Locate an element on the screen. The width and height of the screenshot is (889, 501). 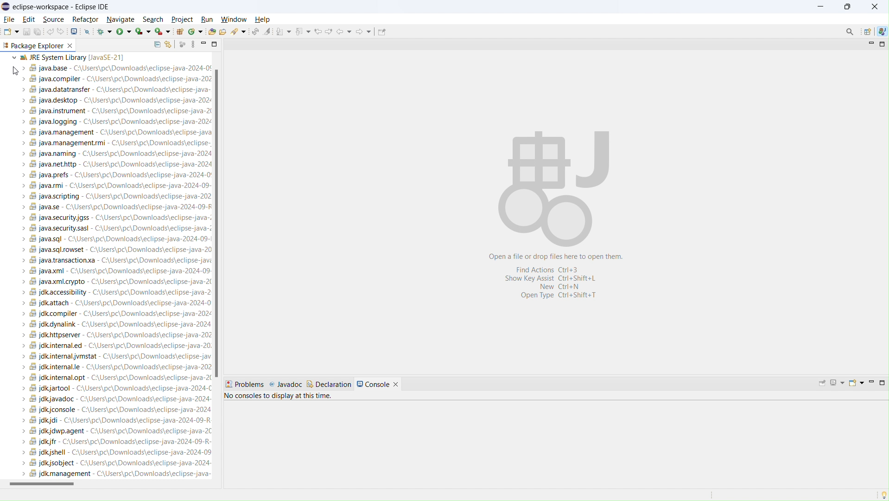
minimize is located at coordinates (819, 6).